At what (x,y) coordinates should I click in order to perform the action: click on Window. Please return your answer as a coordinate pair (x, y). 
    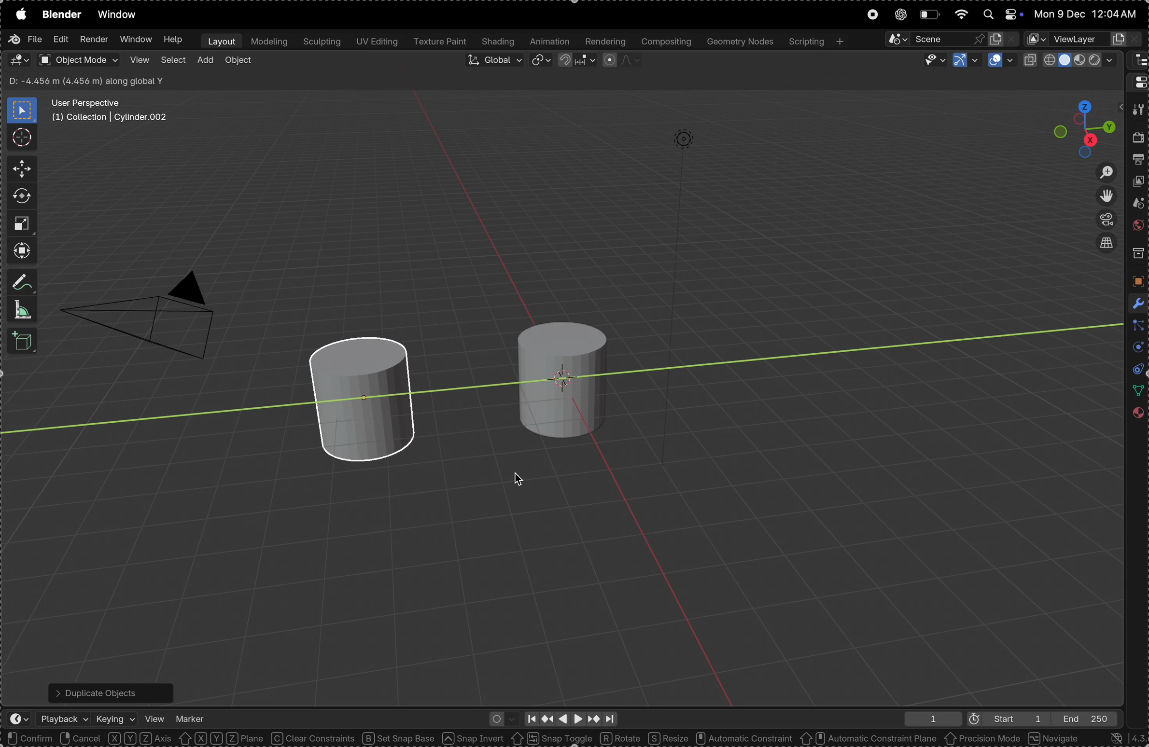
    Looking at the image, I should click on (120, 15).